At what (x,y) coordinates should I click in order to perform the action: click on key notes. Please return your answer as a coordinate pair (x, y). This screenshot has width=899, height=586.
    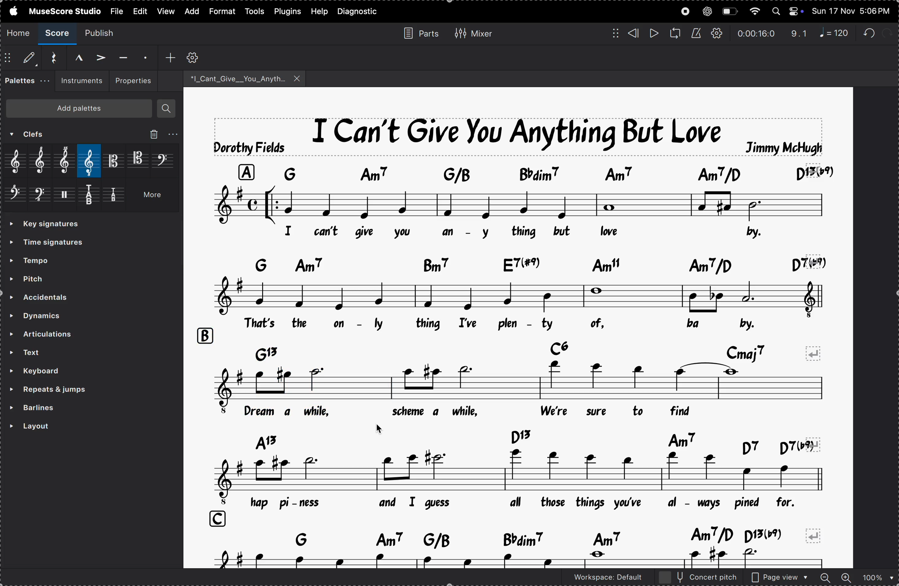
    Looking at the image, I should click on (528, 262).